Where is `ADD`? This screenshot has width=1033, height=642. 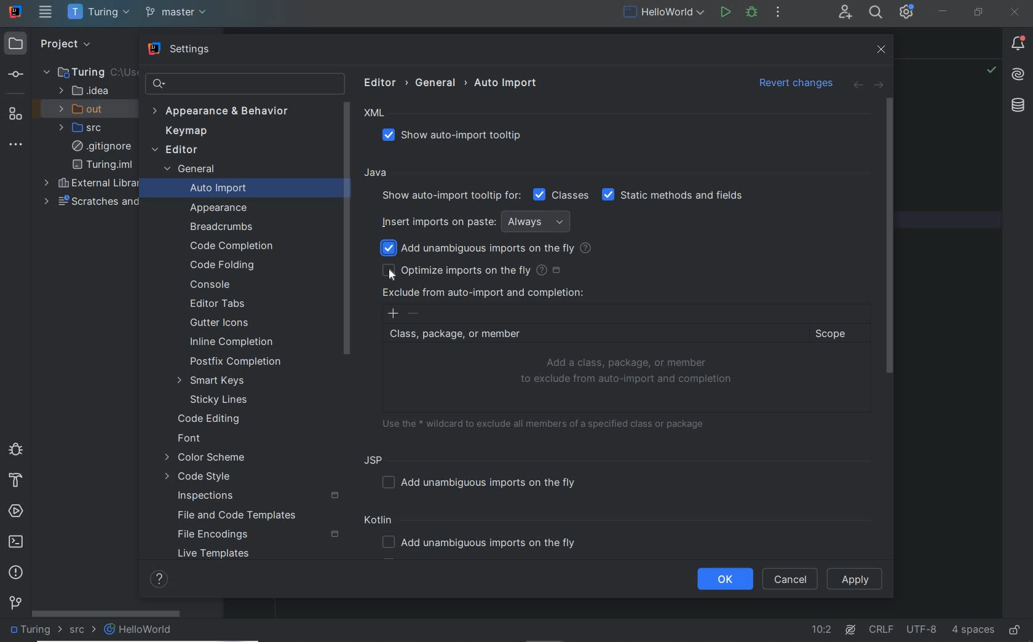 ADD is located at coordinates (393, 314).